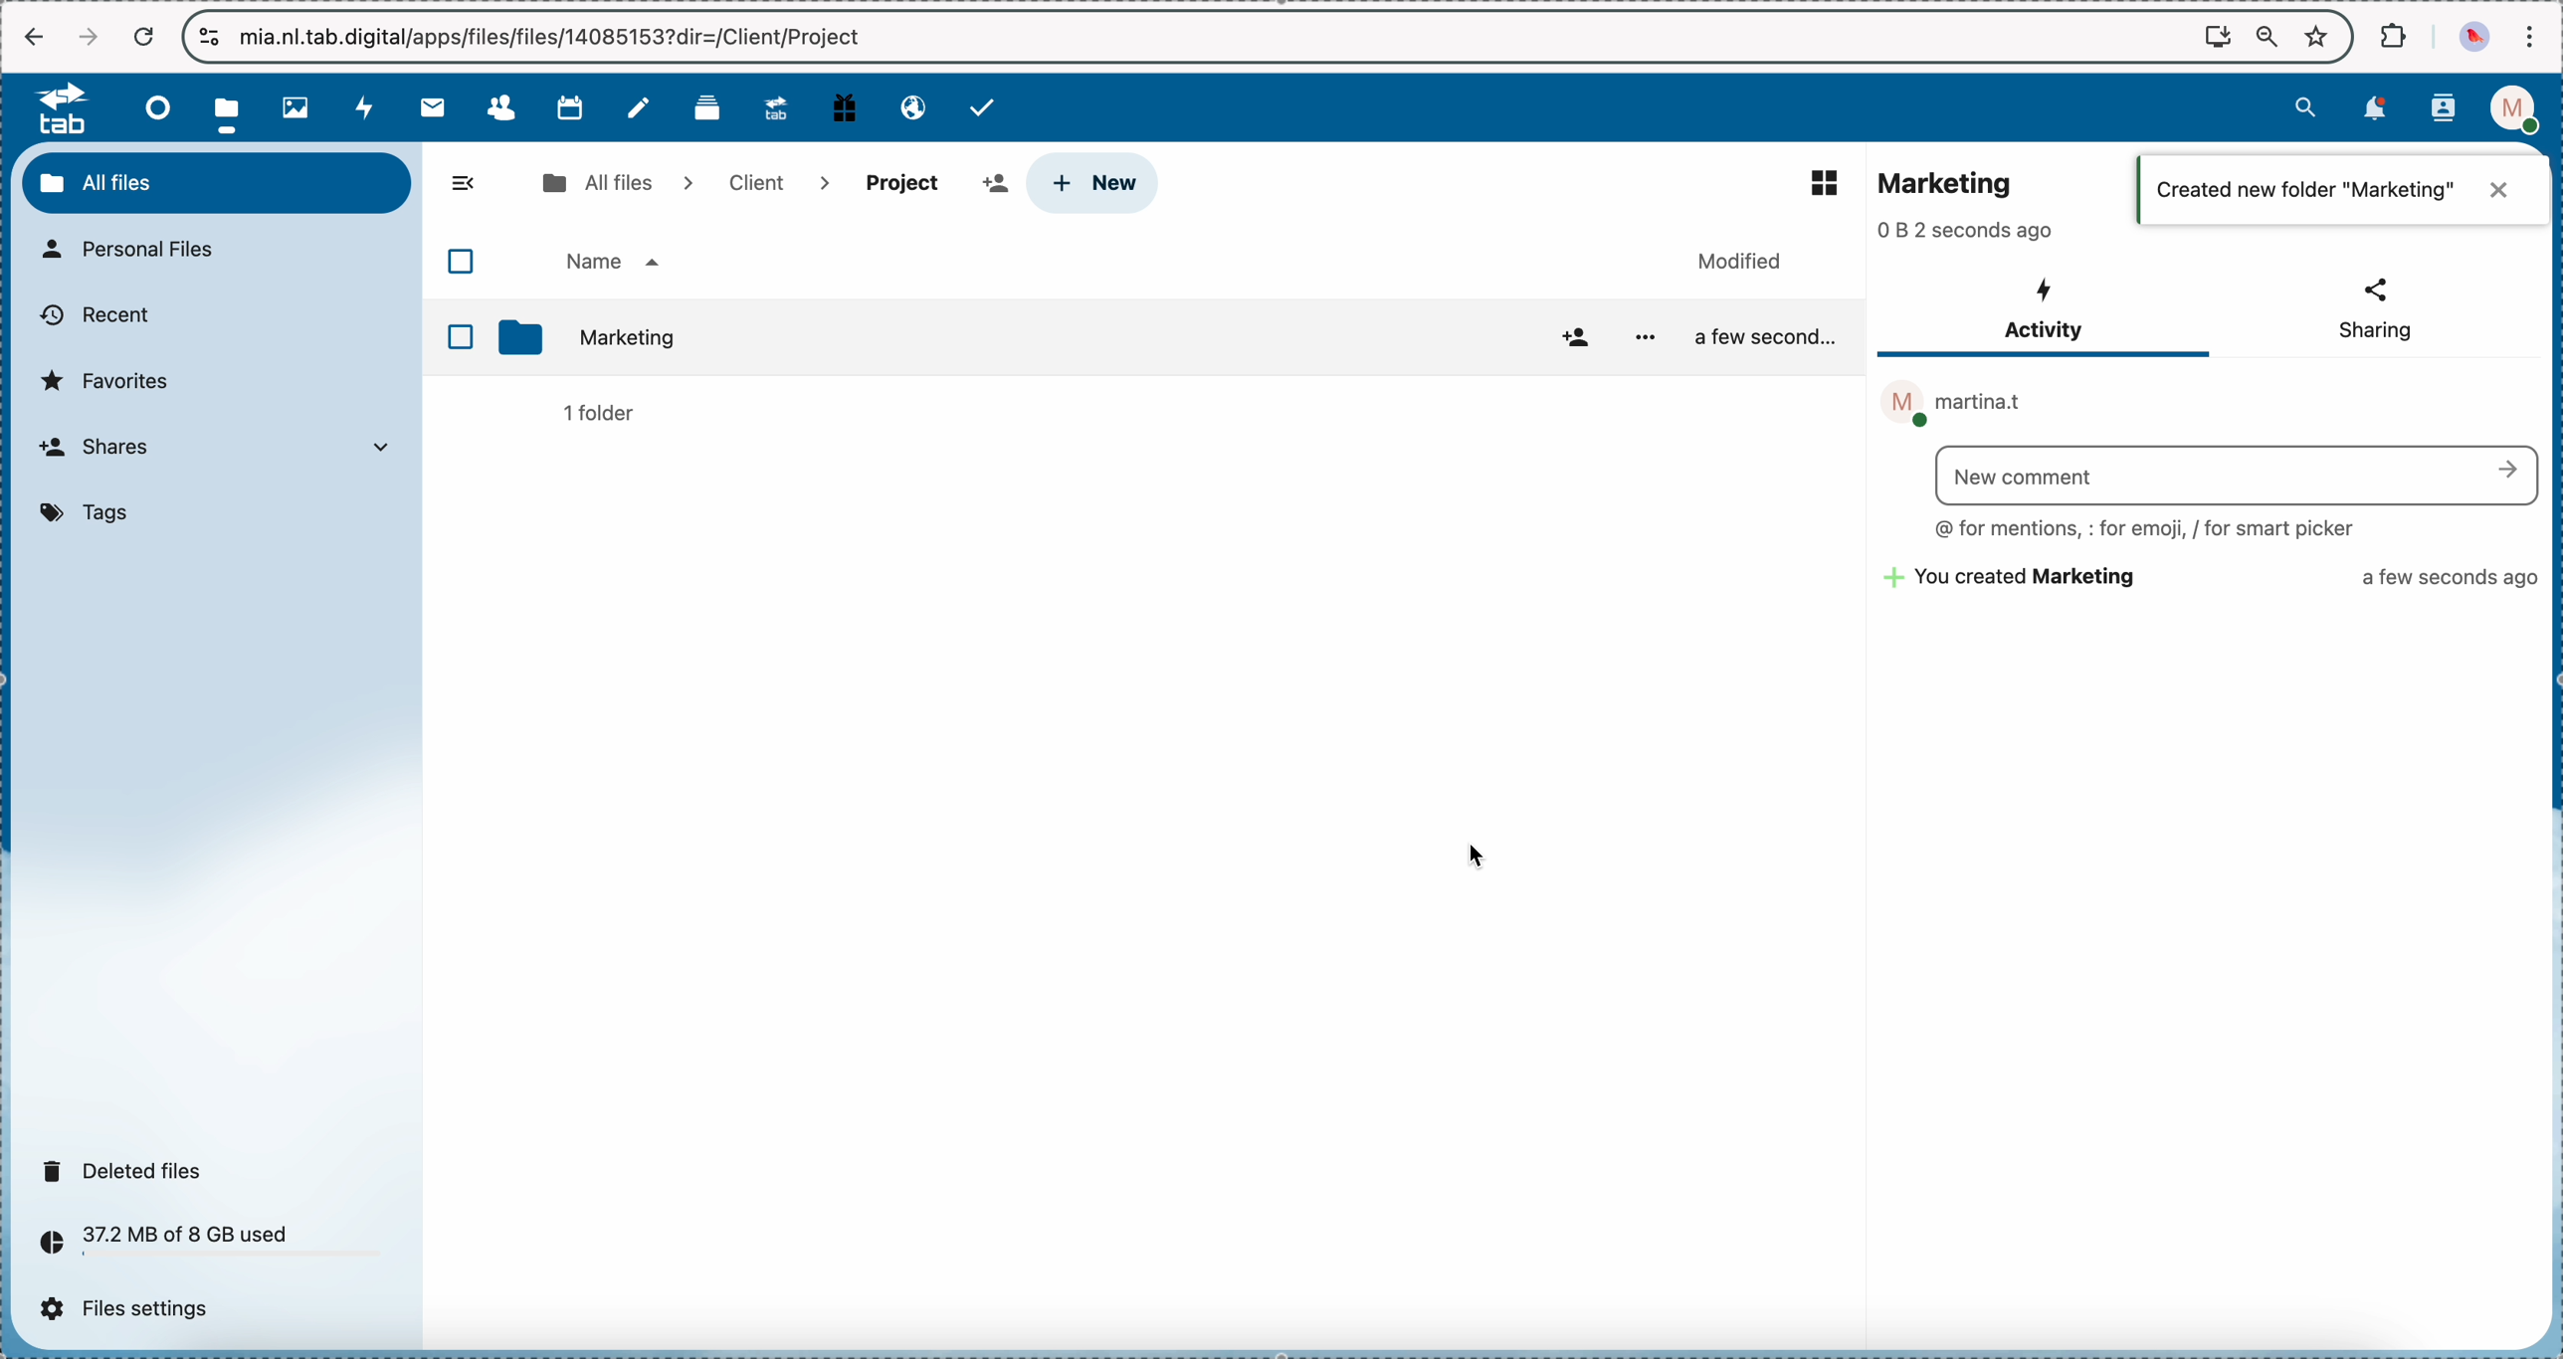  I want to click on cursor, so click(1478, 862).